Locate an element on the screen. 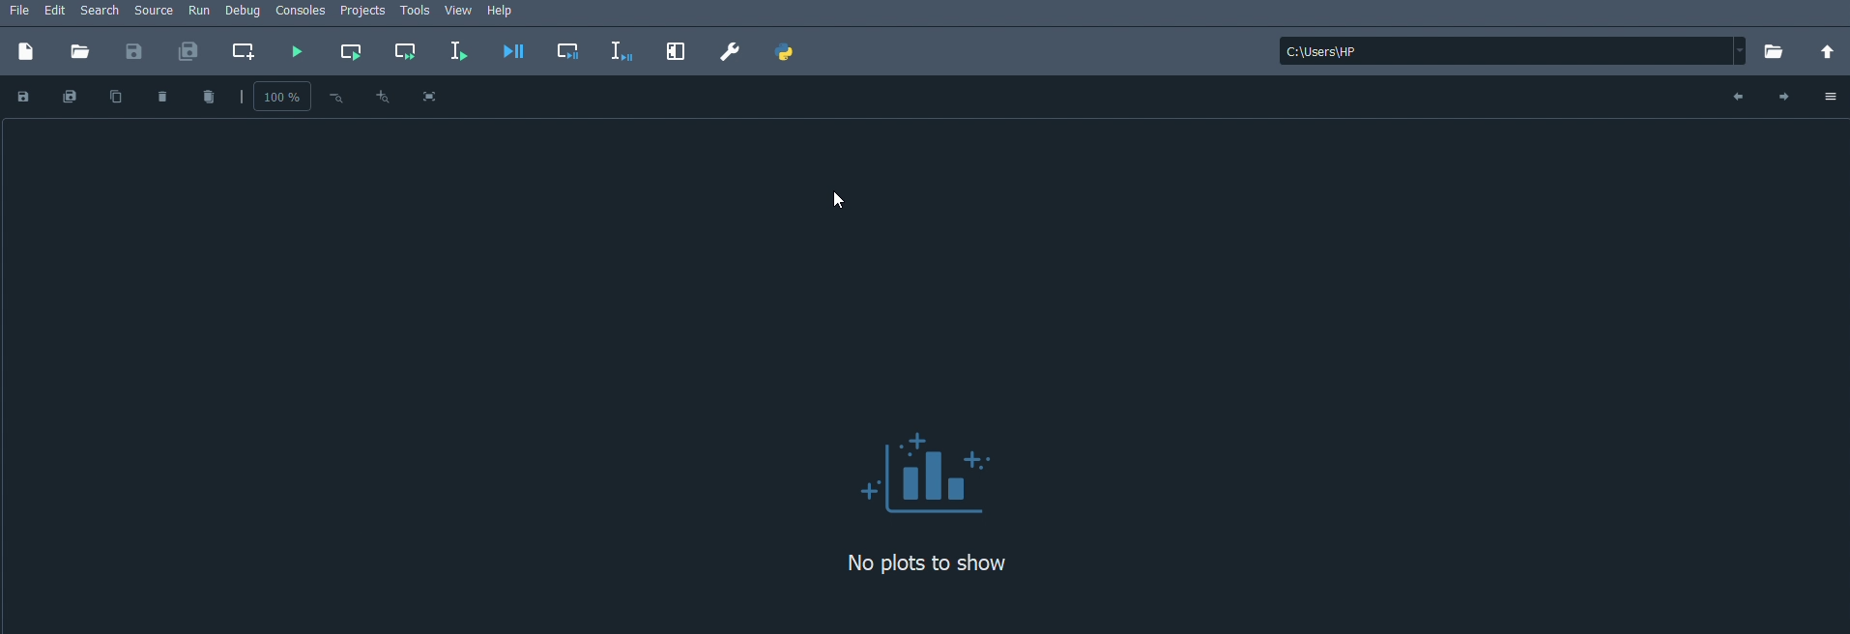 The height and width of the screenshot is (634, 1850). Debug file is located at coordinates (514, 51).